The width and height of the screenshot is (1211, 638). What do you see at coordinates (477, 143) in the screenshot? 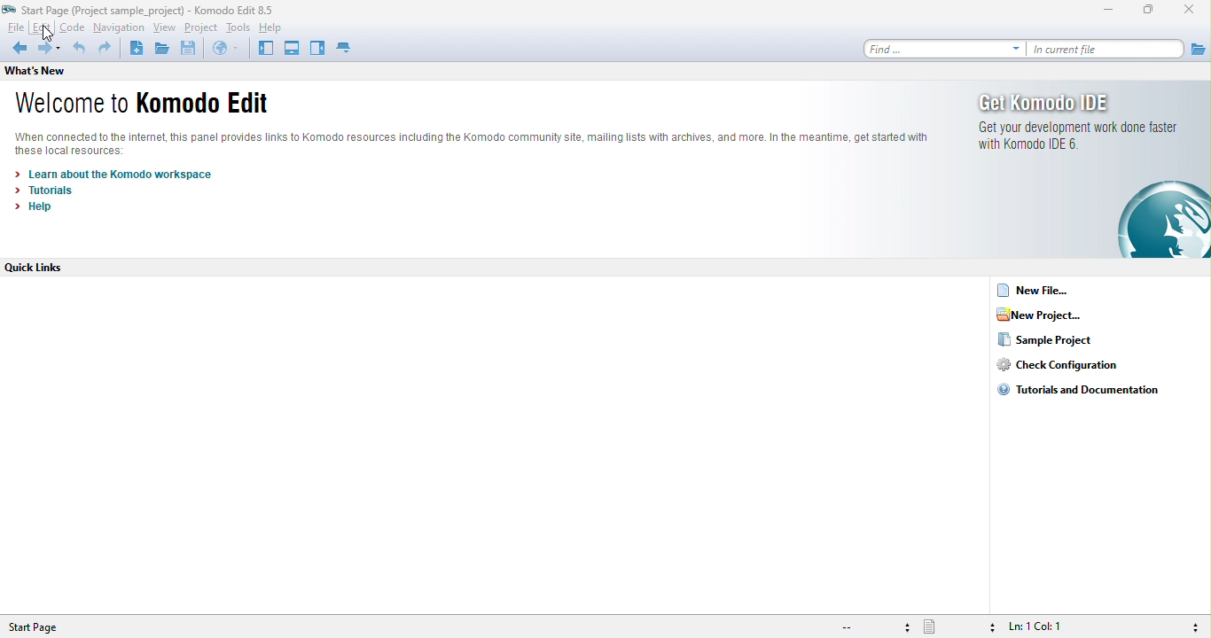
I see `komodo text` at bounding box center [477, 143].